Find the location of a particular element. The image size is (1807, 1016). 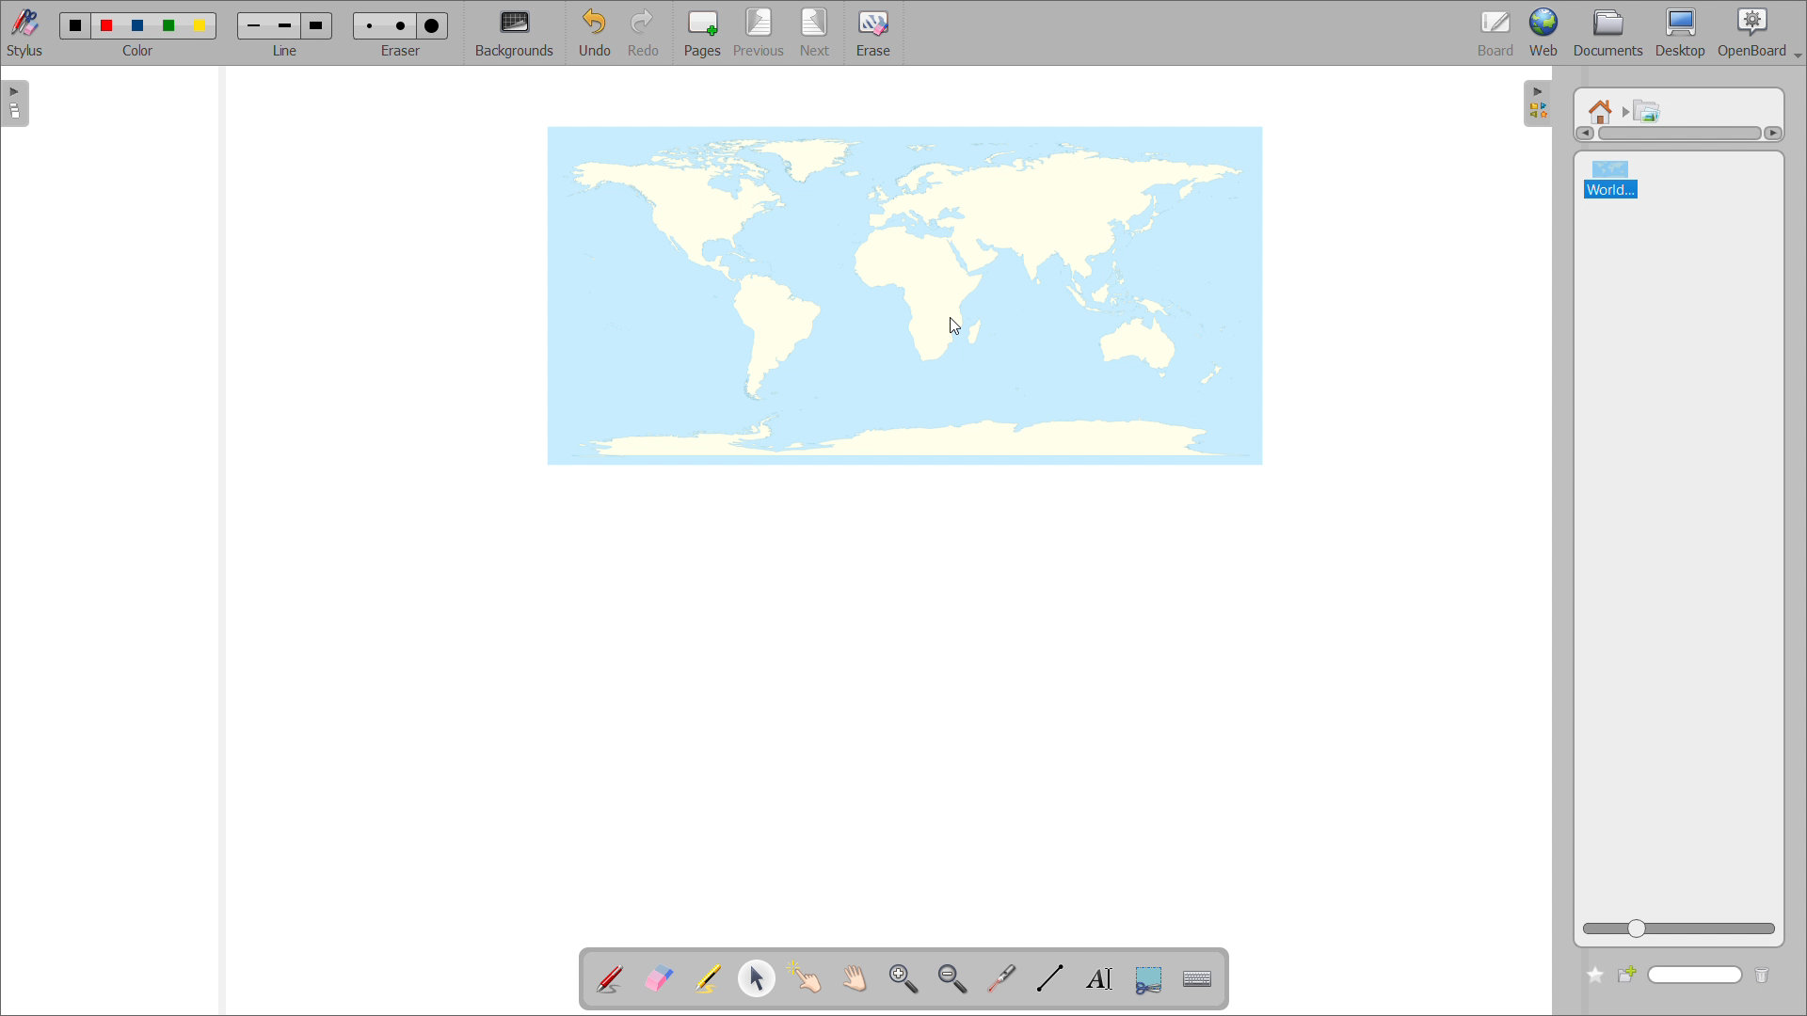

create new folder is located at coordinates (1626, 976).